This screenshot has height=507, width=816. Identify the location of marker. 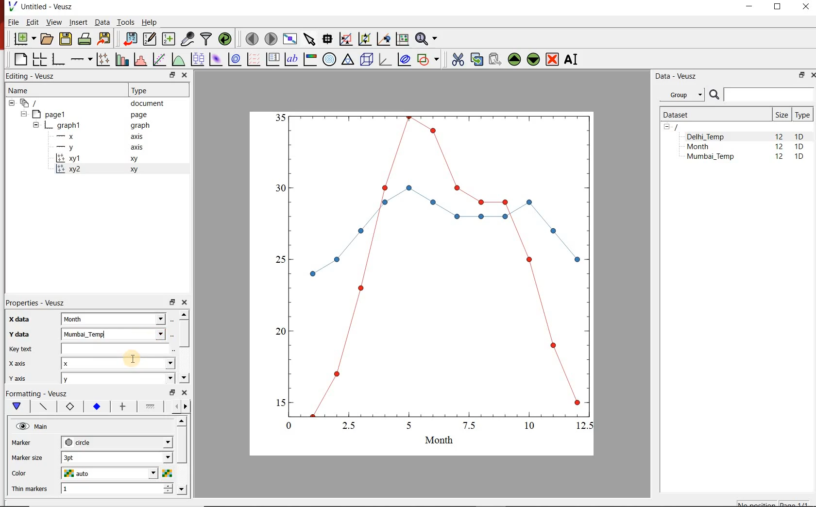
(29, 442).